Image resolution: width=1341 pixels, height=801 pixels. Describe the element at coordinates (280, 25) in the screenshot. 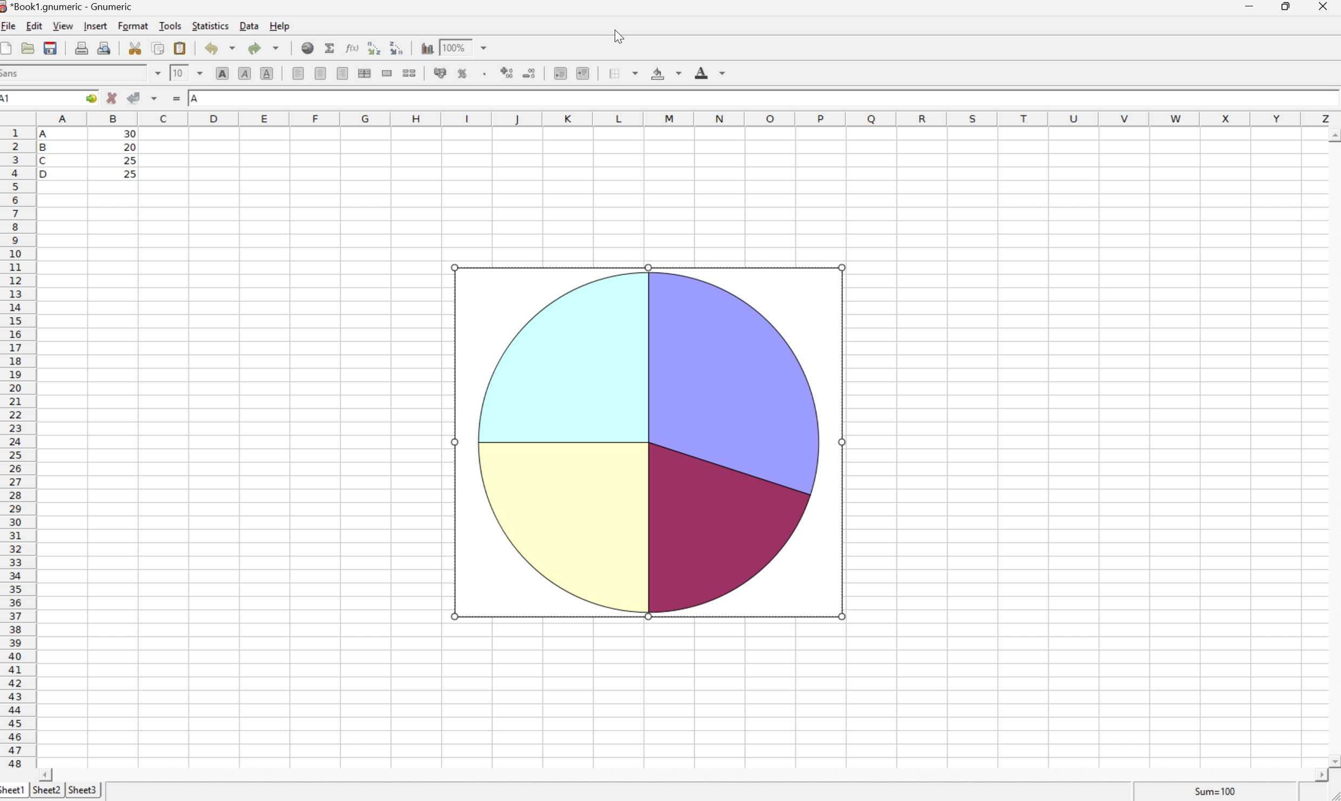

I see `Help` at that location.